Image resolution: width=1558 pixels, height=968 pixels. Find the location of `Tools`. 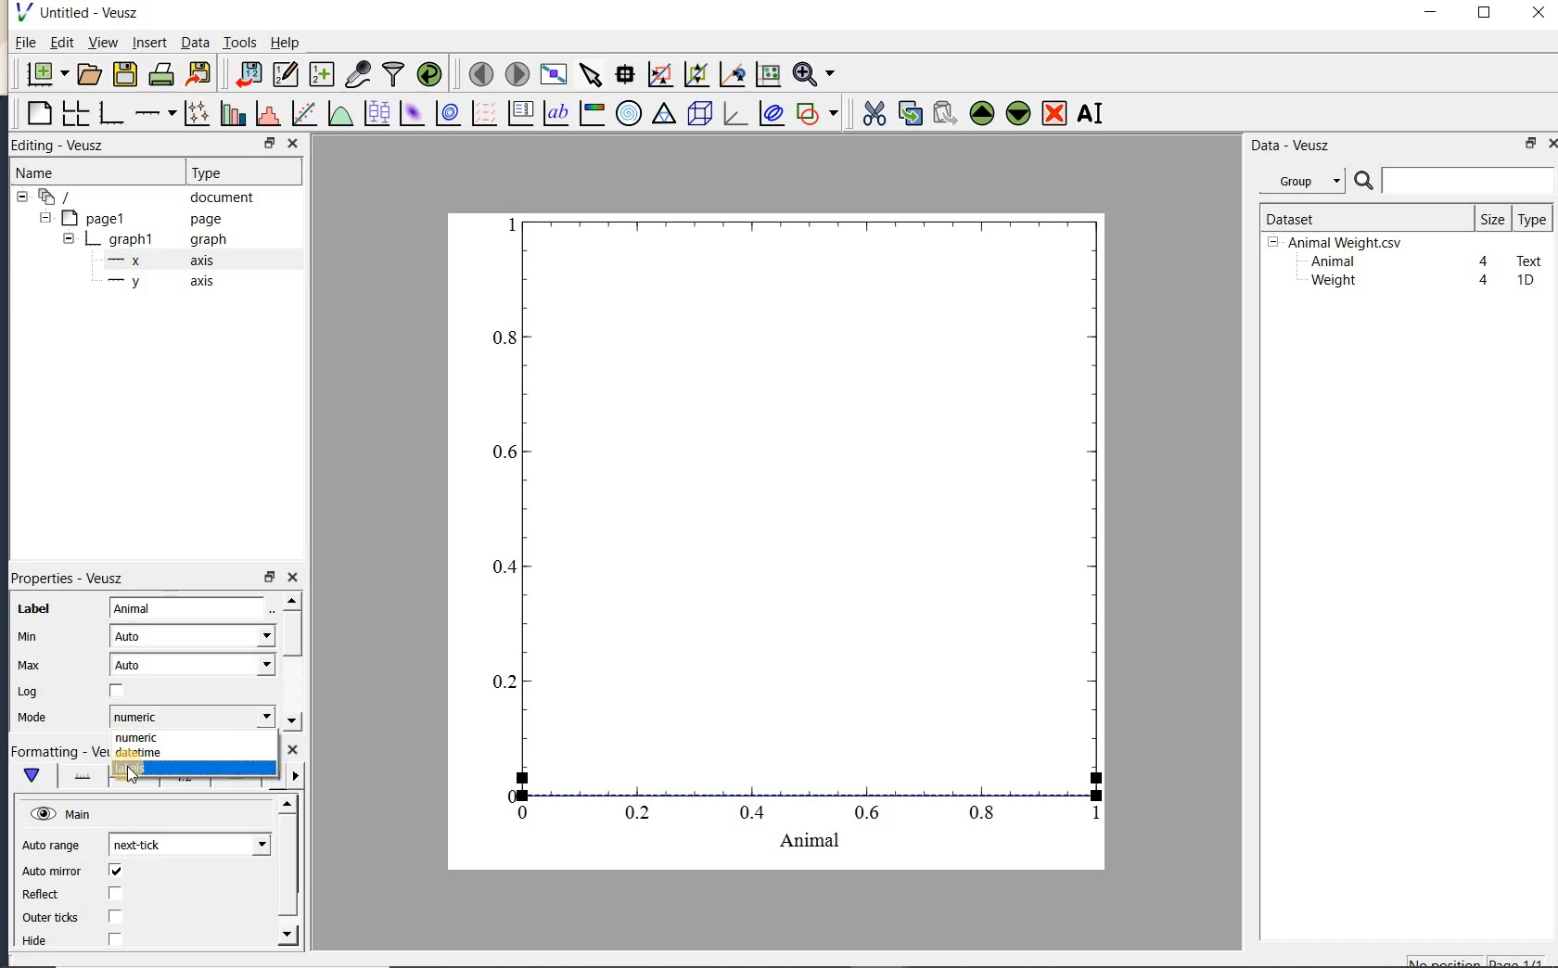

Tools is located at coordinates (241, 41).